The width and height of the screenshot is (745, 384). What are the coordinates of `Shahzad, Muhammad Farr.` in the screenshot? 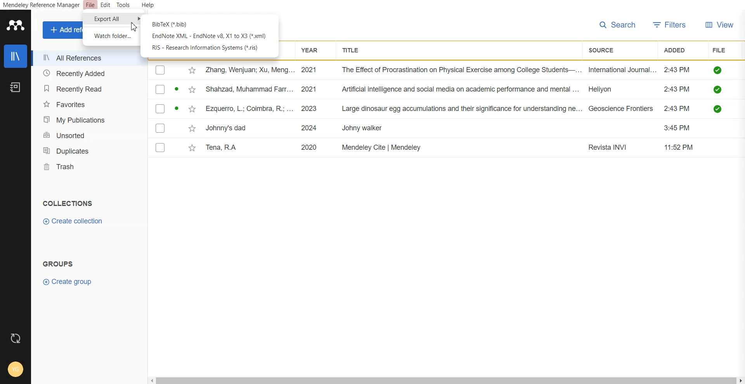 It's located at (251, 89).